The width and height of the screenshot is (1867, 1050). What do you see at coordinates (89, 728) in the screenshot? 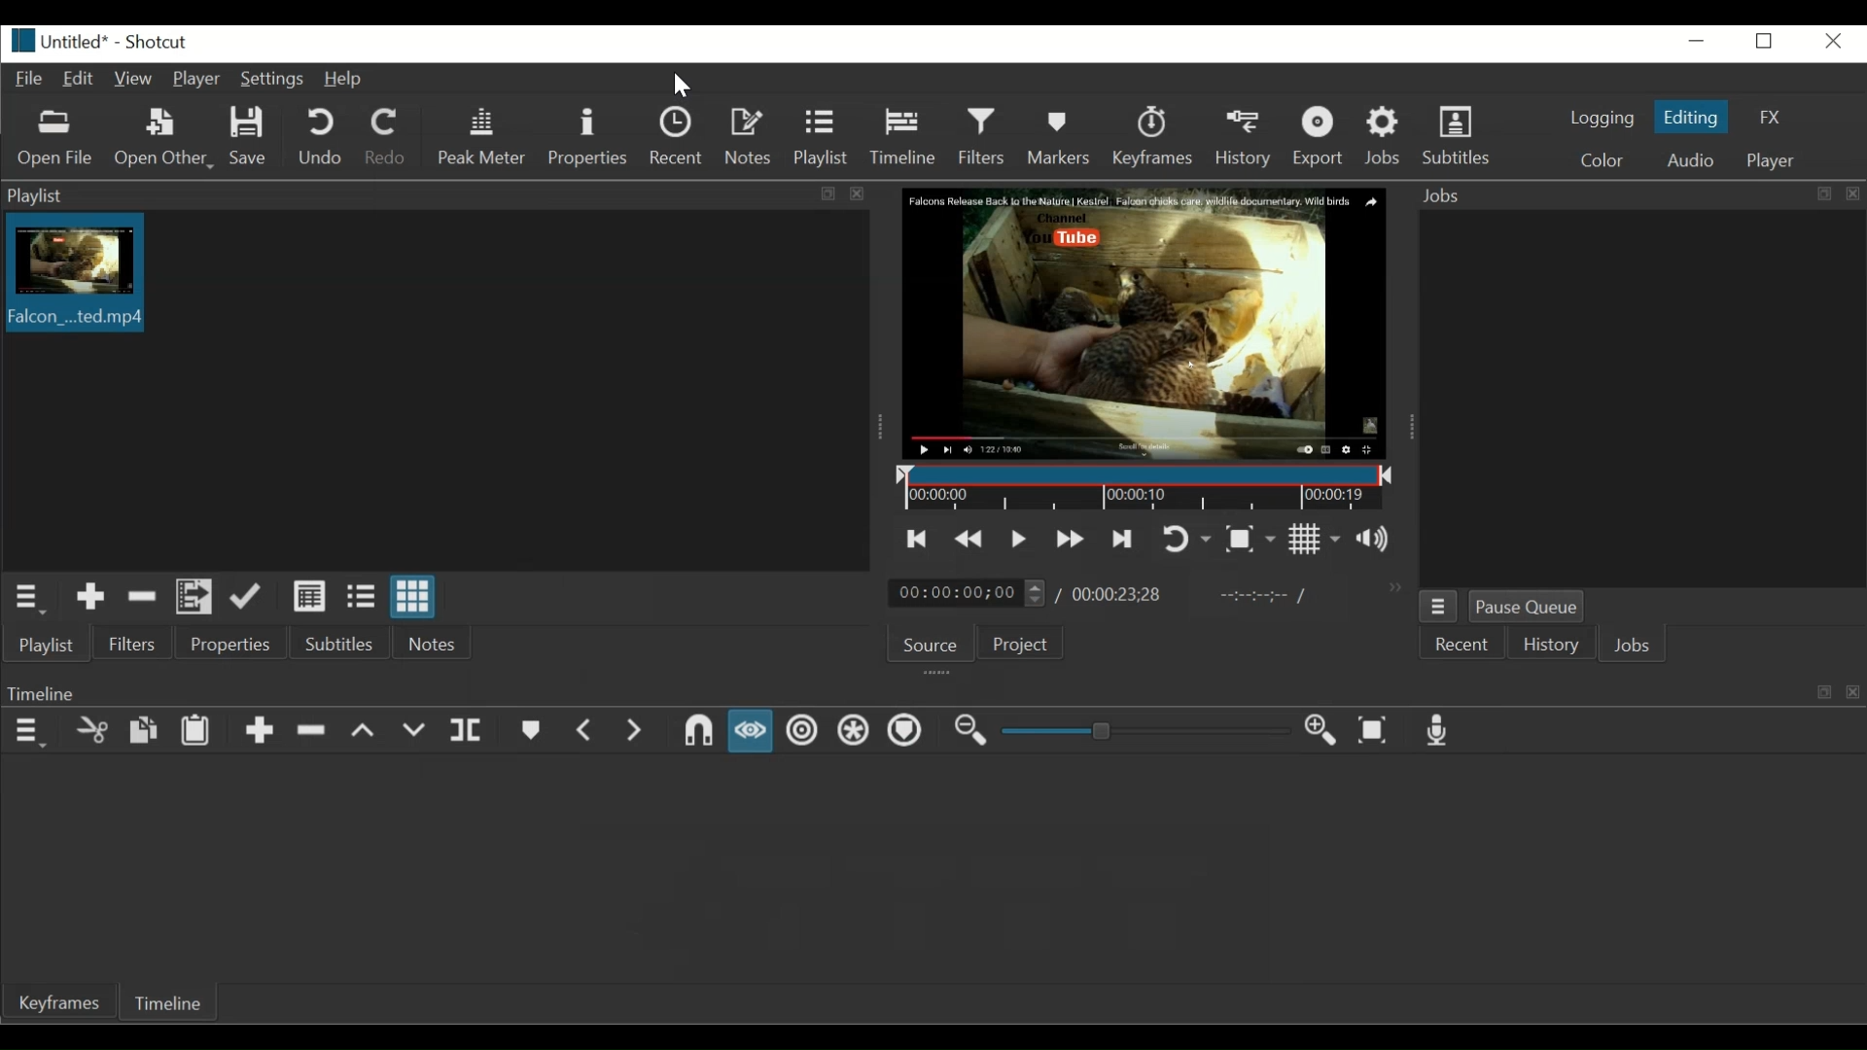
I see `Cut` at bounding box center [89, 728].